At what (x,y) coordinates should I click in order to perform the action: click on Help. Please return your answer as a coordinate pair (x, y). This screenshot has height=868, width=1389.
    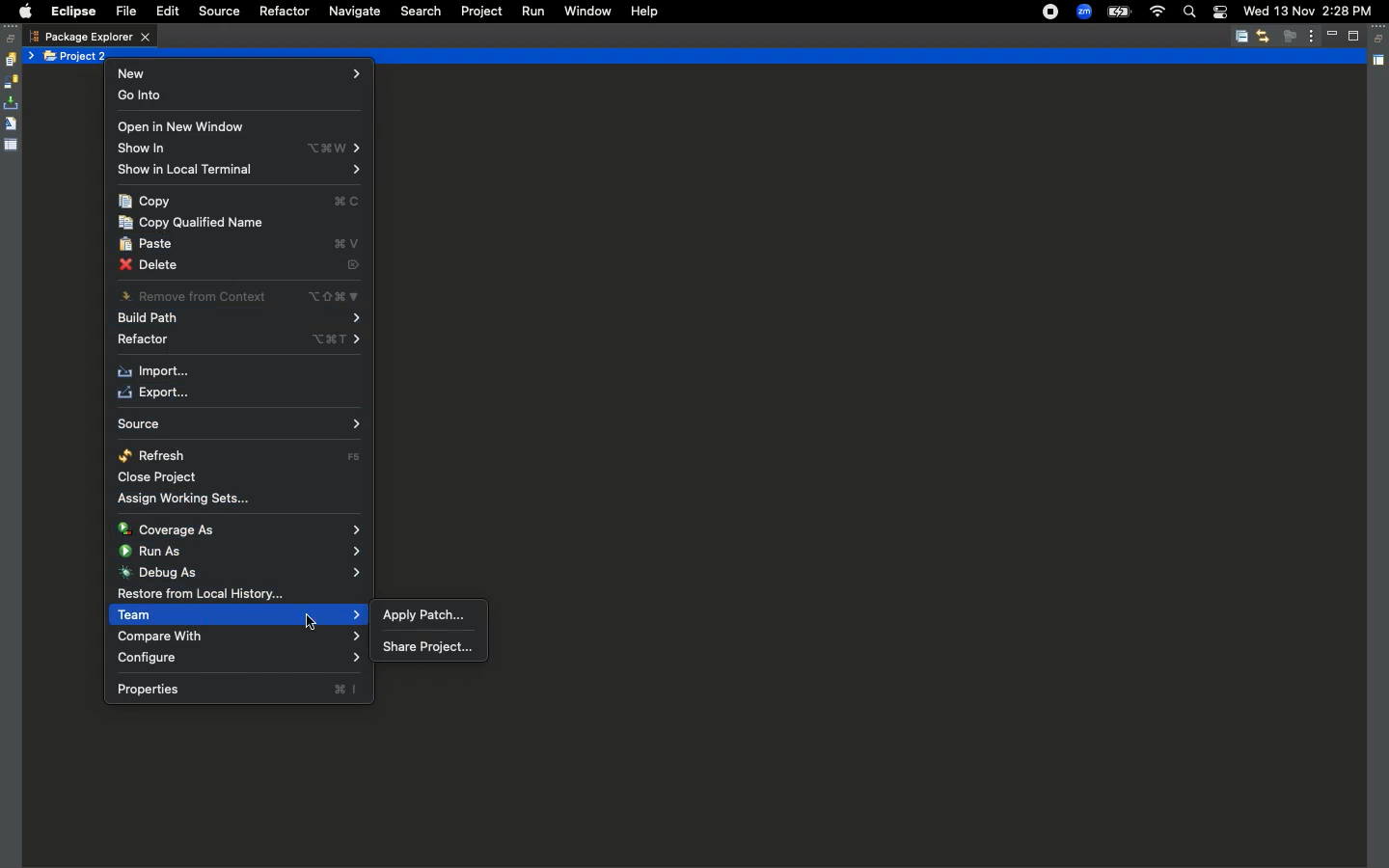
    Looking at the image, I should click on (641, 11).